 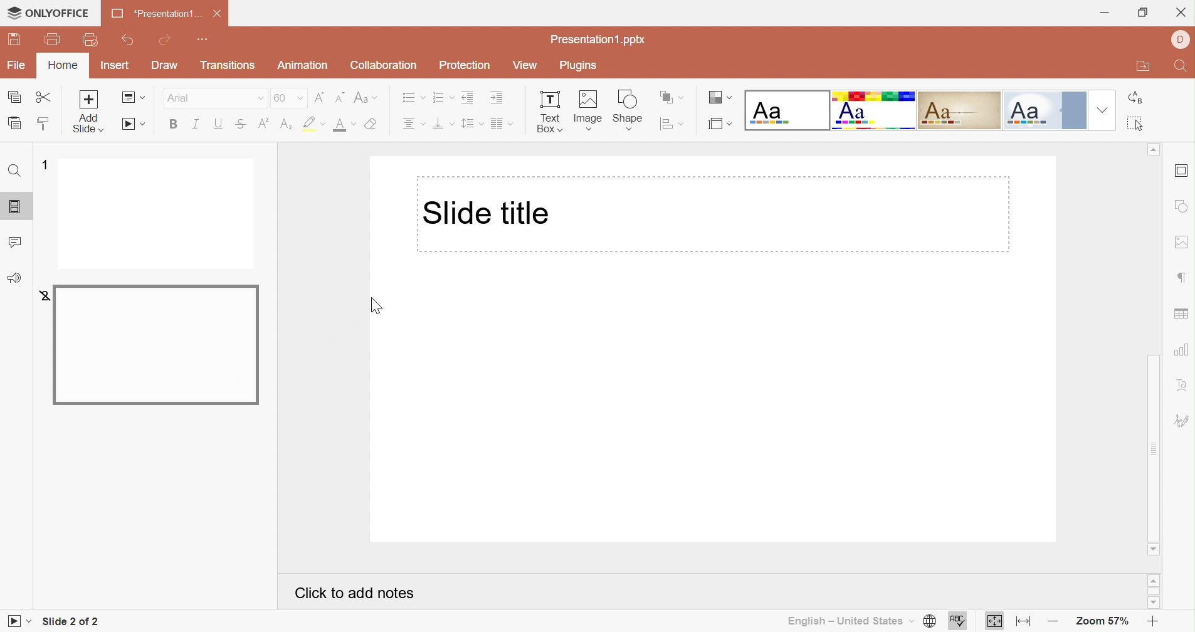 What do you see at coordinates (502, 124) in the screenshot?
I see `Insert columns` at bounding box center [502, 124].